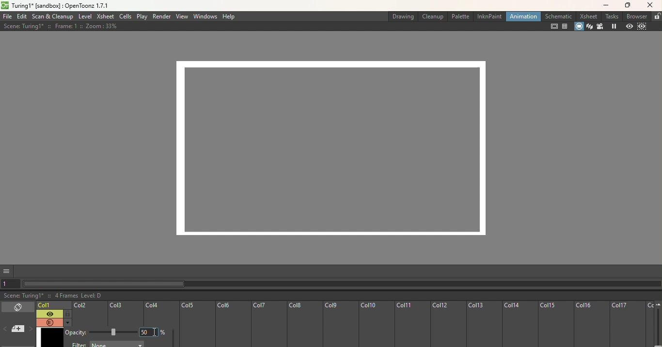  Describe the element at coordinates (656, 16) in the screenshot. I see `lock rooms tab` at that location.